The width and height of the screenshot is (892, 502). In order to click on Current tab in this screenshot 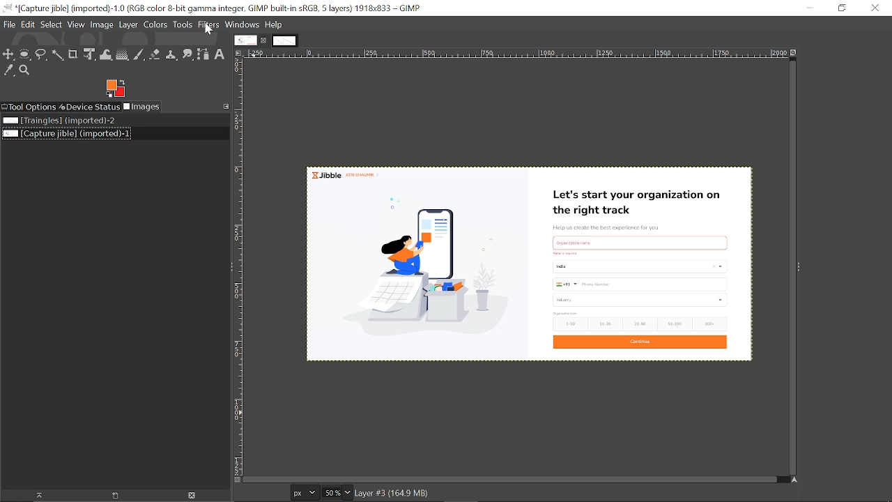, I will do `click(245, 40)`.